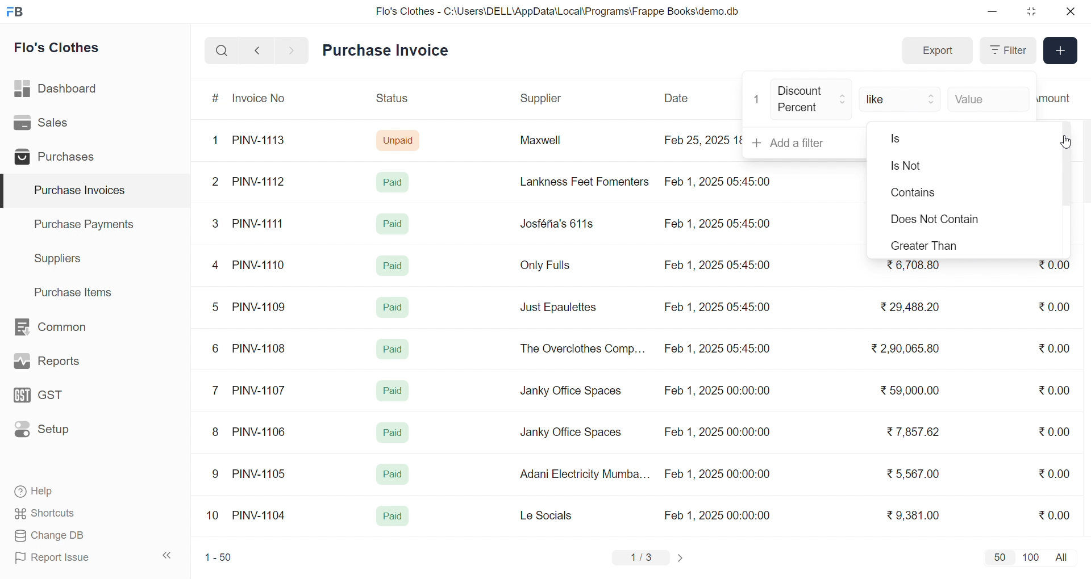 This screenshot has height=579, width=1091. I want to click on Sales, so click(59, 125).